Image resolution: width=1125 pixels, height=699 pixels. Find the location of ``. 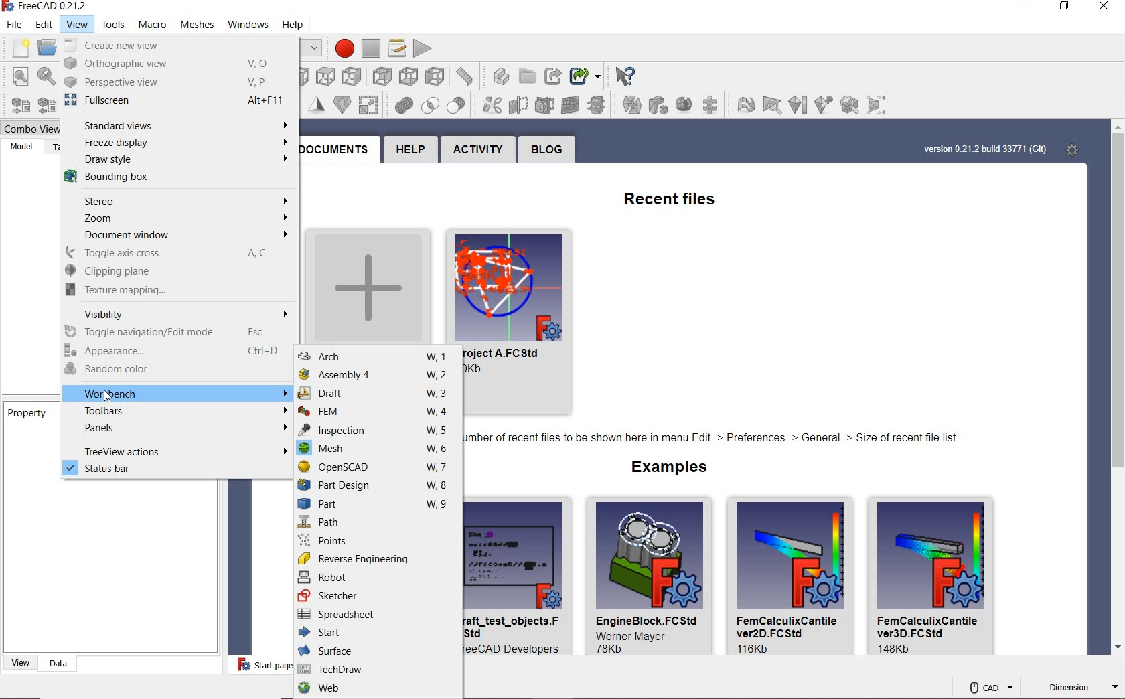

 is located at coordinates (177, 352).